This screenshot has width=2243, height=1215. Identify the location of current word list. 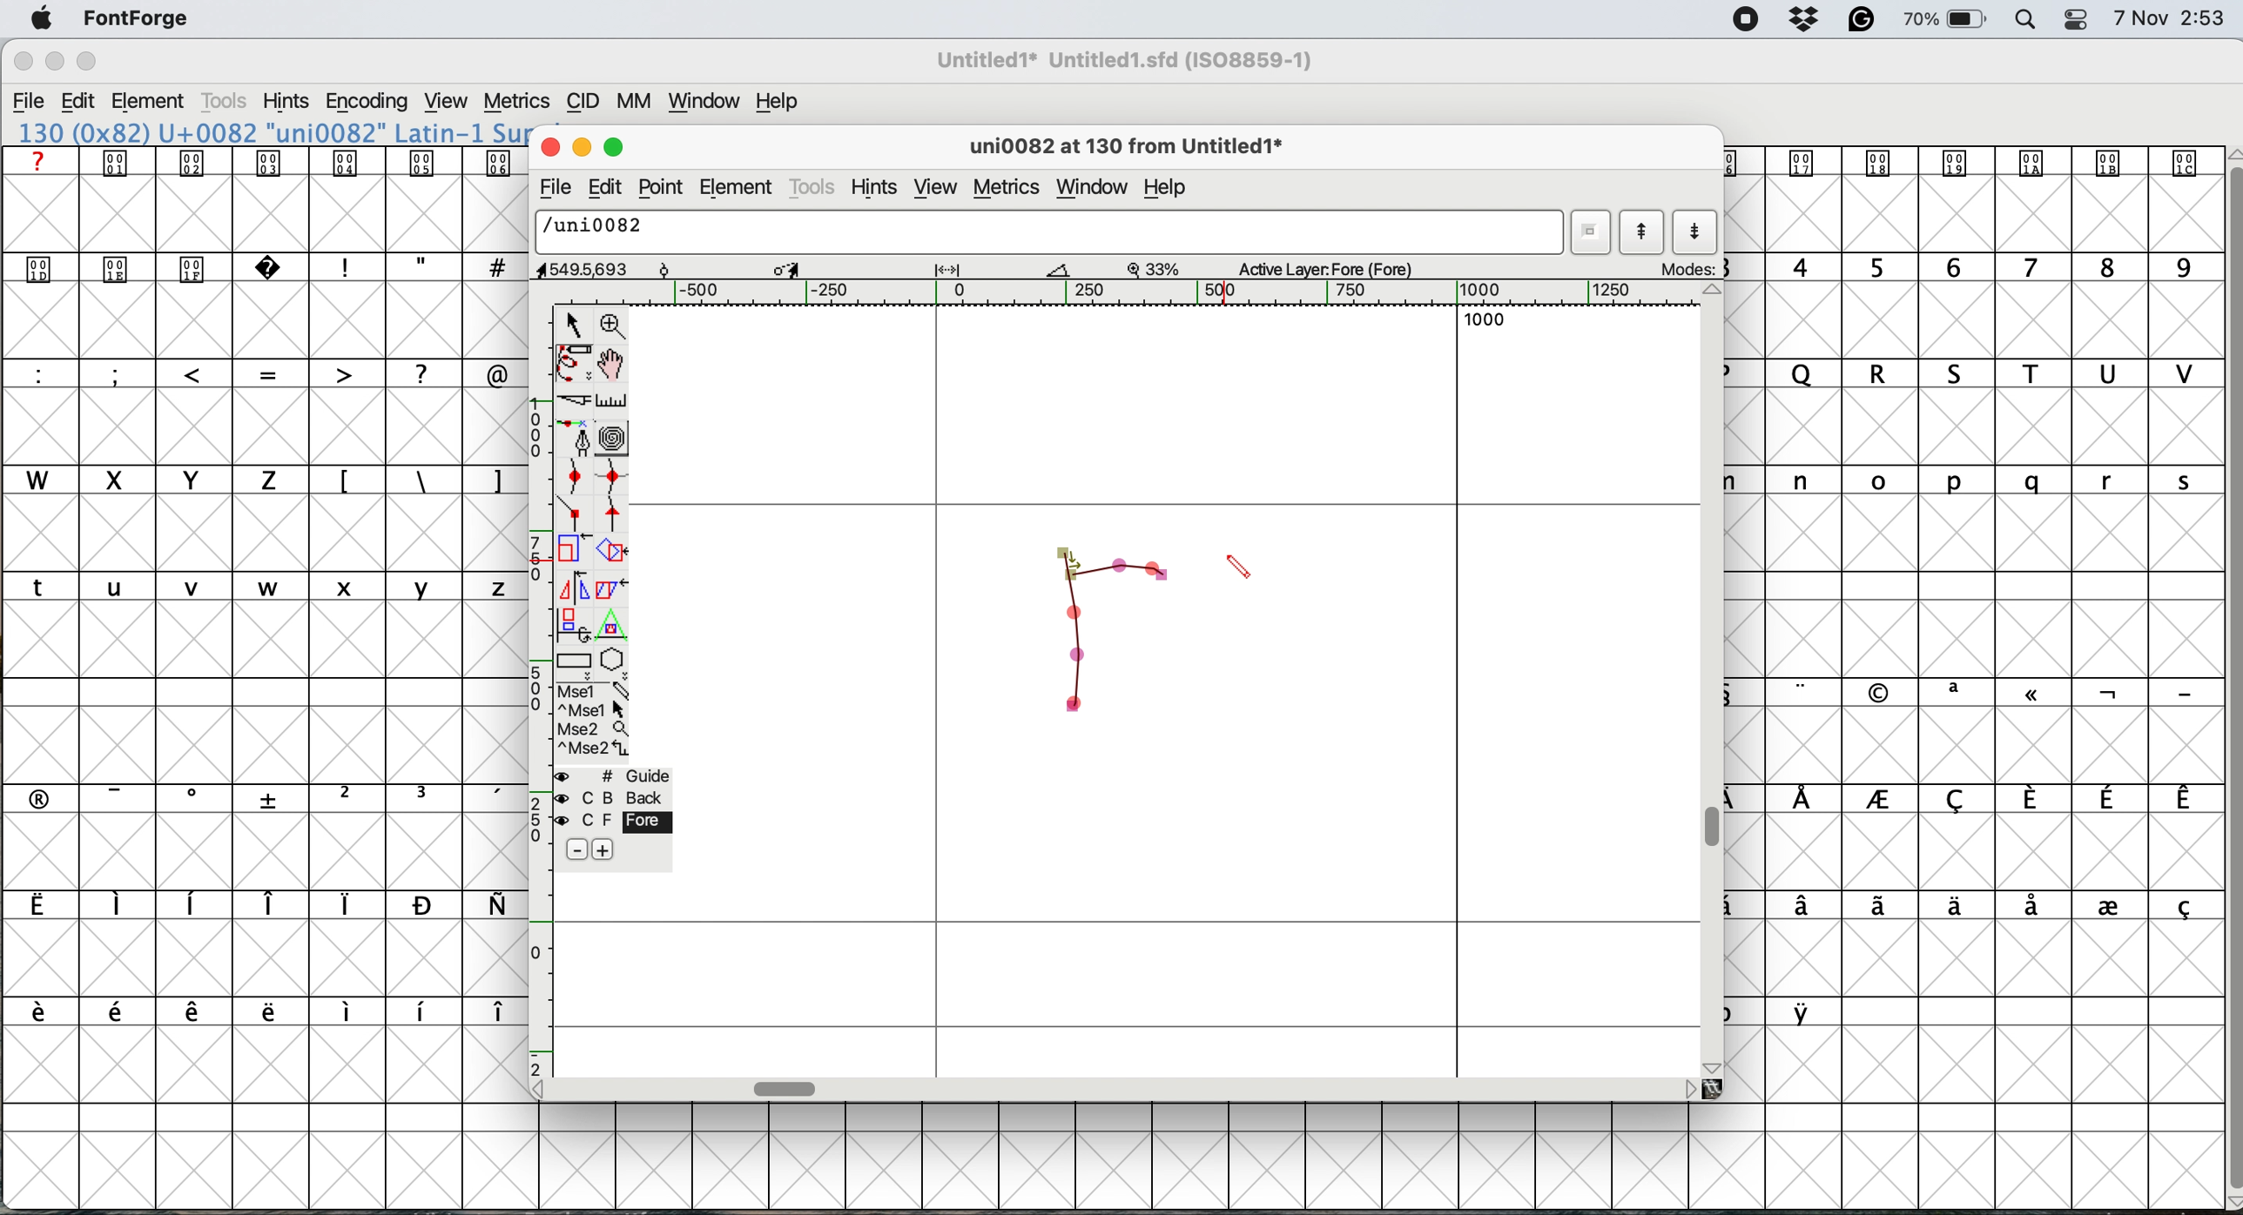
(1593, 232).